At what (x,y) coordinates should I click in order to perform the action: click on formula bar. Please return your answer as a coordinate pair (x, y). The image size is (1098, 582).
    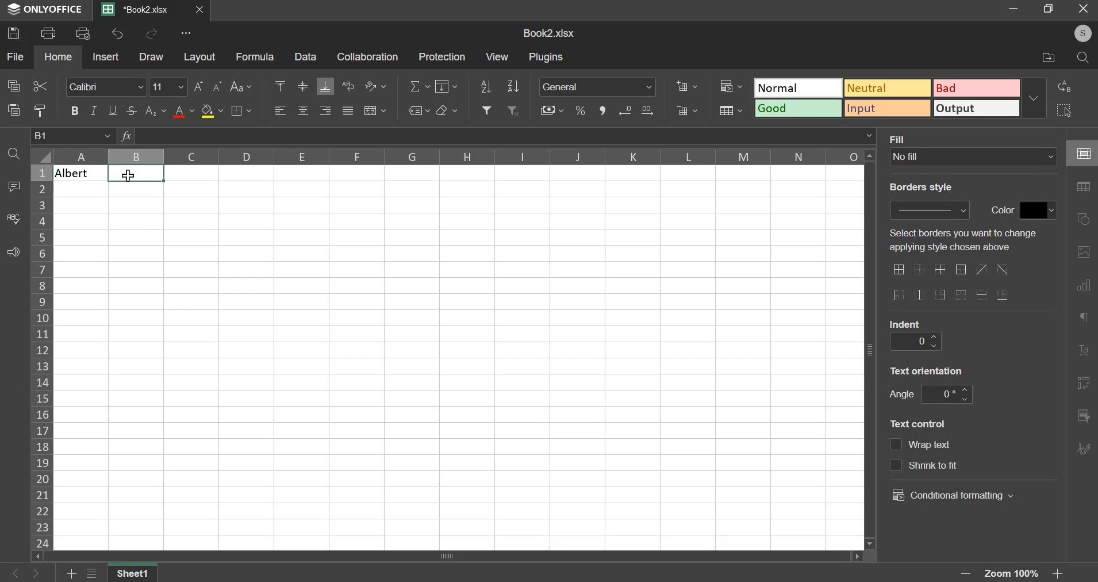
    Looking at the image, I should click on (506, 136).